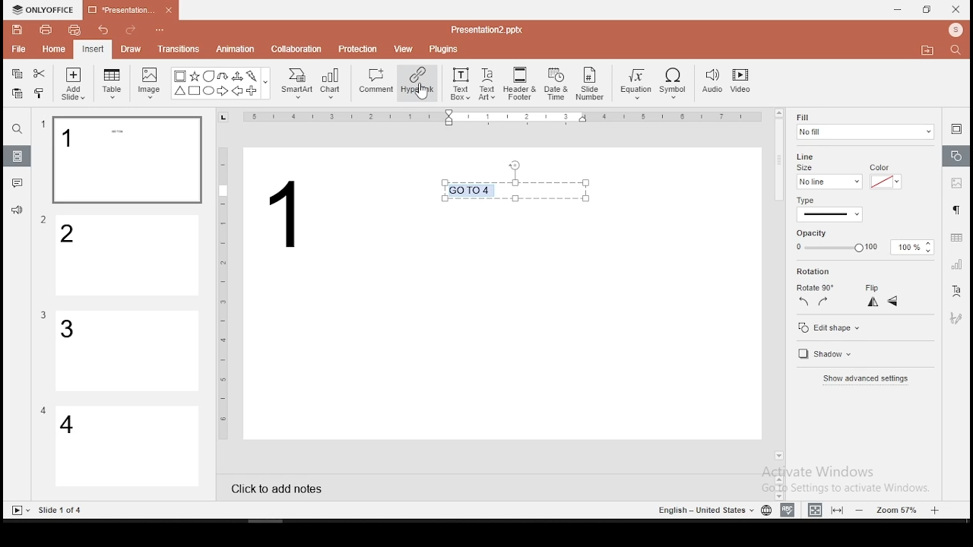  What do you see at coordinates (128, 11) in the screenshot?
I see `presentation` at bounding box center [128, 11].